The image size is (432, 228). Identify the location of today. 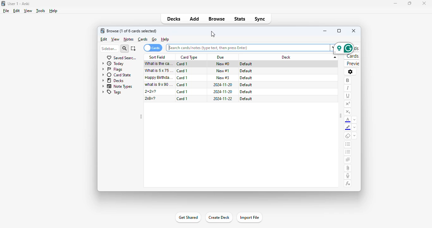
(114, 64).